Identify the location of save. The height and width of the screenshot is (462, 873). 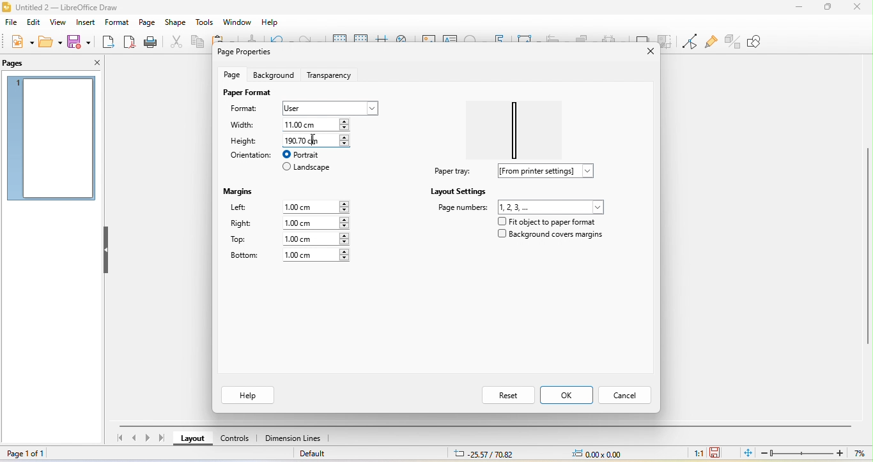
(81, 41).